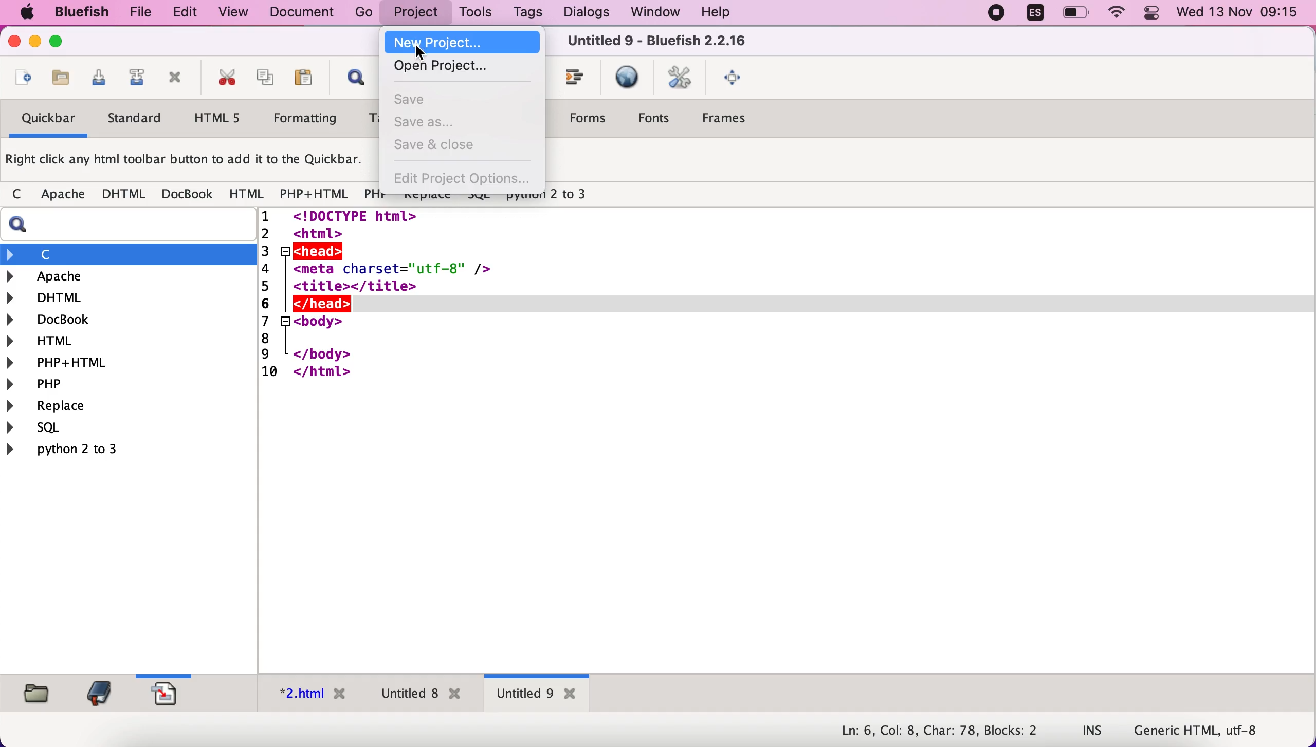 The height and width of the screenshot is (747, 1316). Describe the element at coordinates (21, 79) in the screenshot. I see `open file` at that location.